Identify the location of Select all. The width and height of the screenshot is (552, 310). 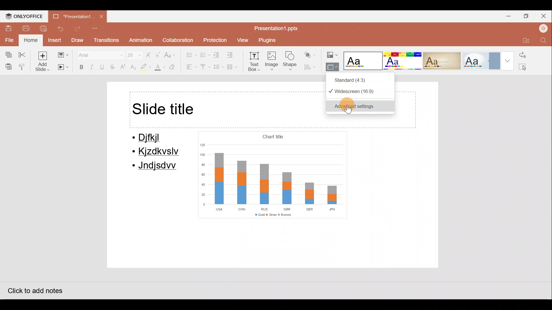
(528, 68).